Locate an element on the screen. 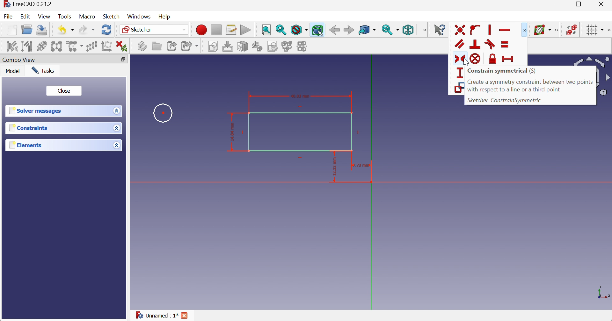 The width and height of the screenshot is (612, 321). Fit selection  is located at coordinates (281, 30).